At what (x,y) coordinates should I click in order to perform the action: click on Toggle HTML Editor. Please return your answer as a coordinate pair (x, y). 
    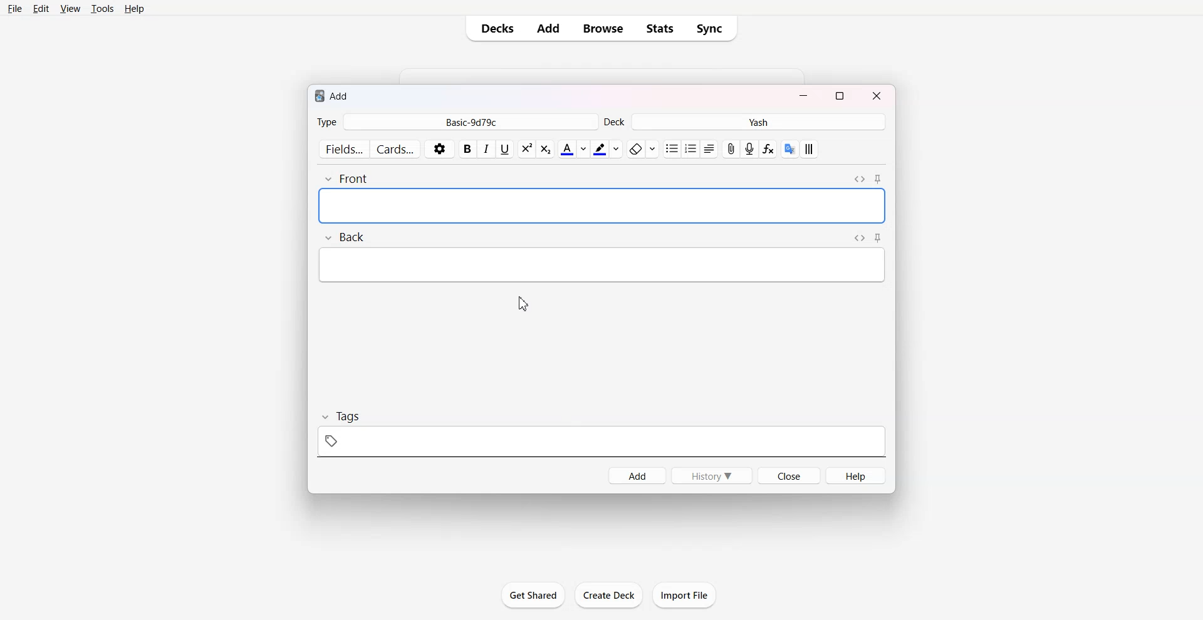
    Looking at the image, I should click on (859, 238).